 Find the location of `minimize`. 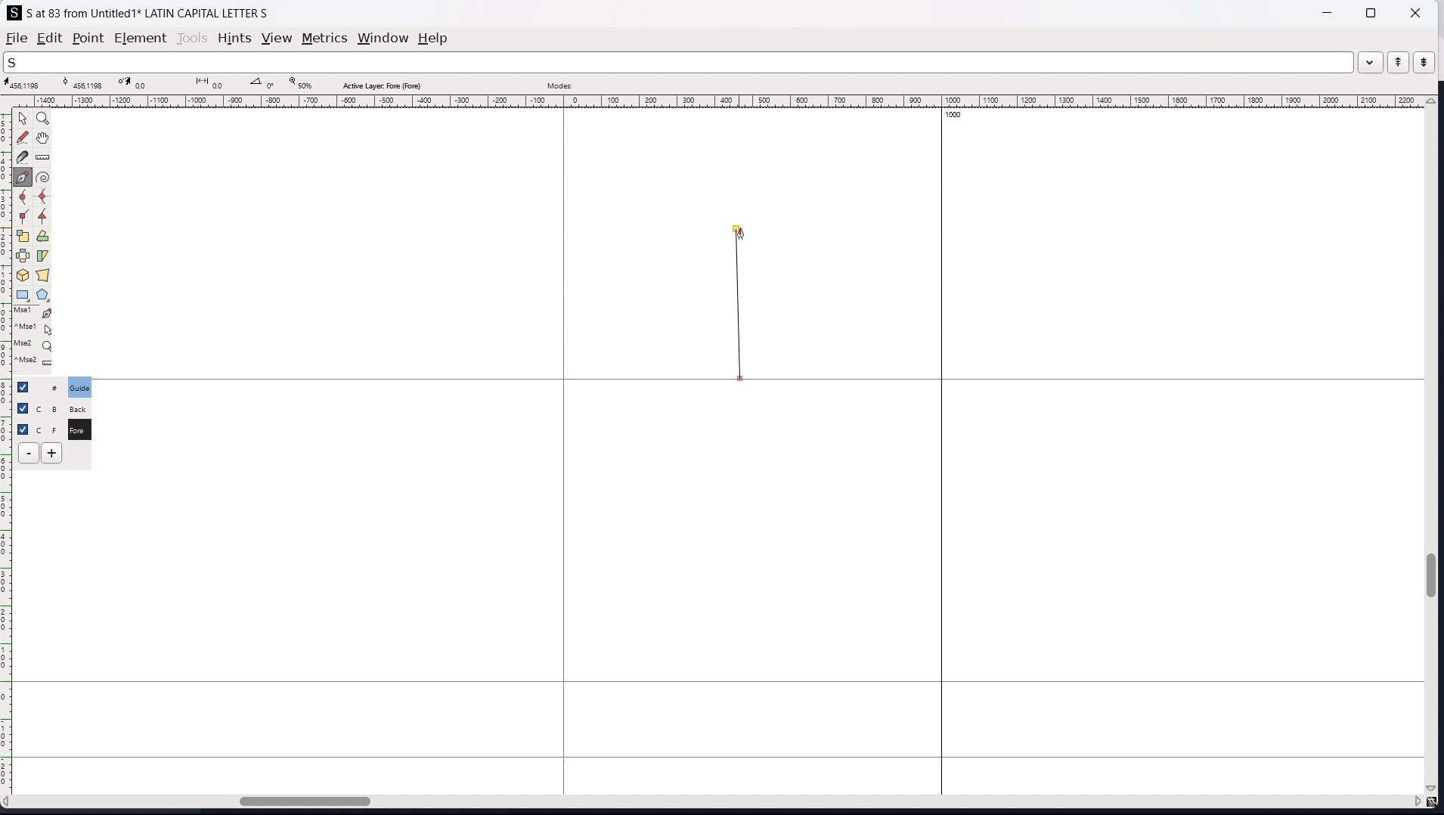

minimize is located at coordinates (1329, 11).